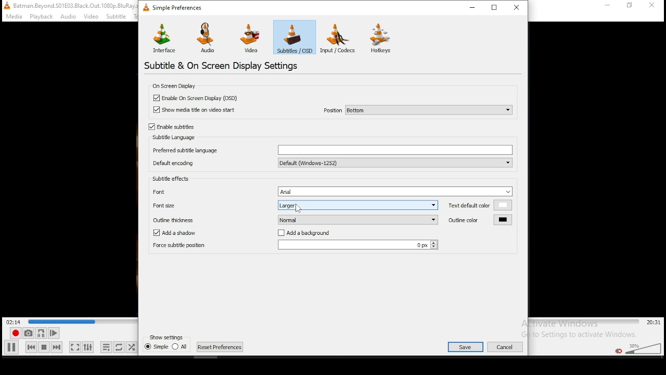 The image size is (666, 375). Describe the element at coordinates (381, 38) in the screenshot. I see `hotkeys` at that location.